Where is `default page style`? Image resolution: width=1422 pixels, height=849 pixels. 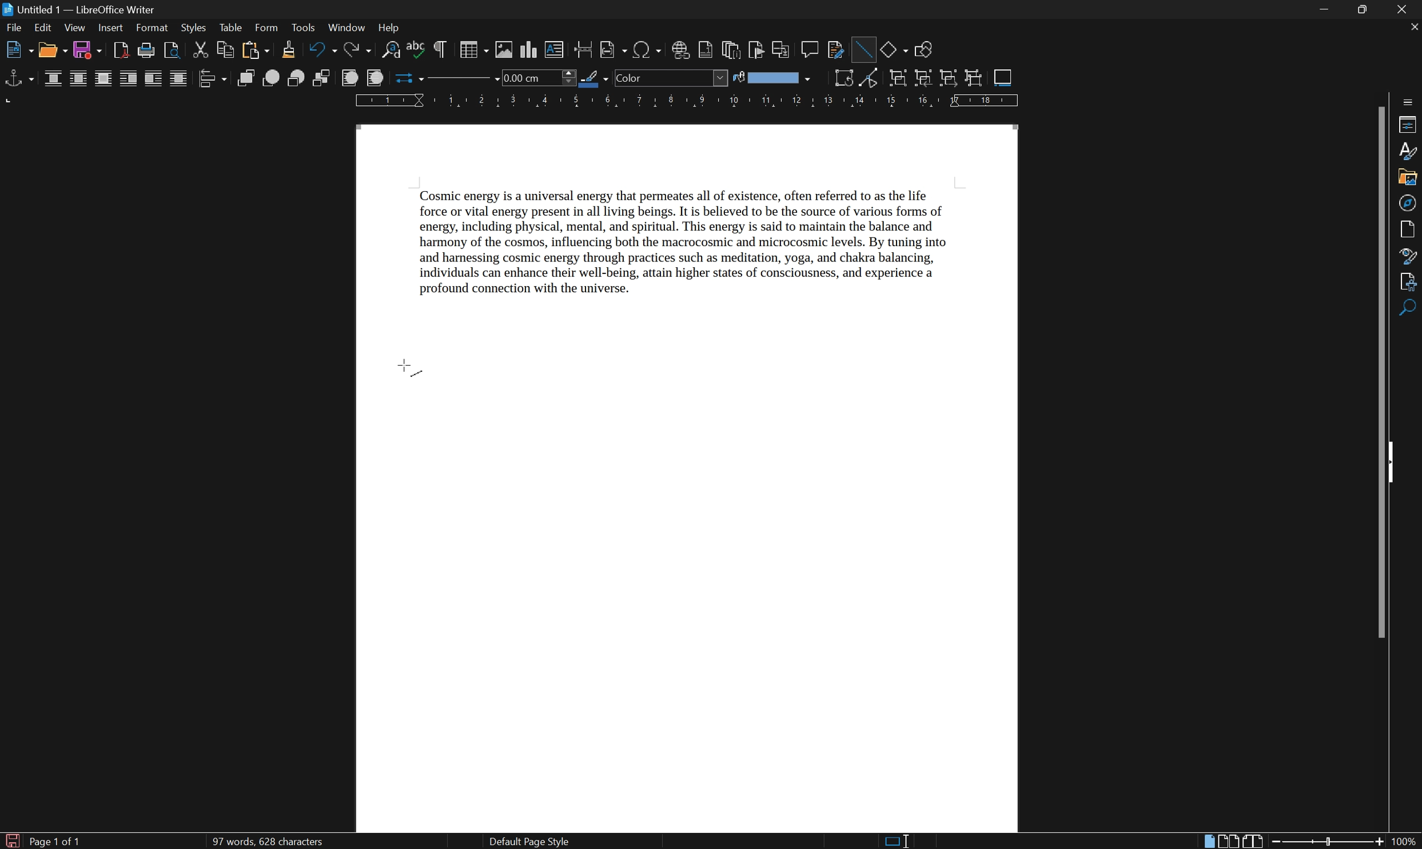 default page style is located at coordinates (528, 842).